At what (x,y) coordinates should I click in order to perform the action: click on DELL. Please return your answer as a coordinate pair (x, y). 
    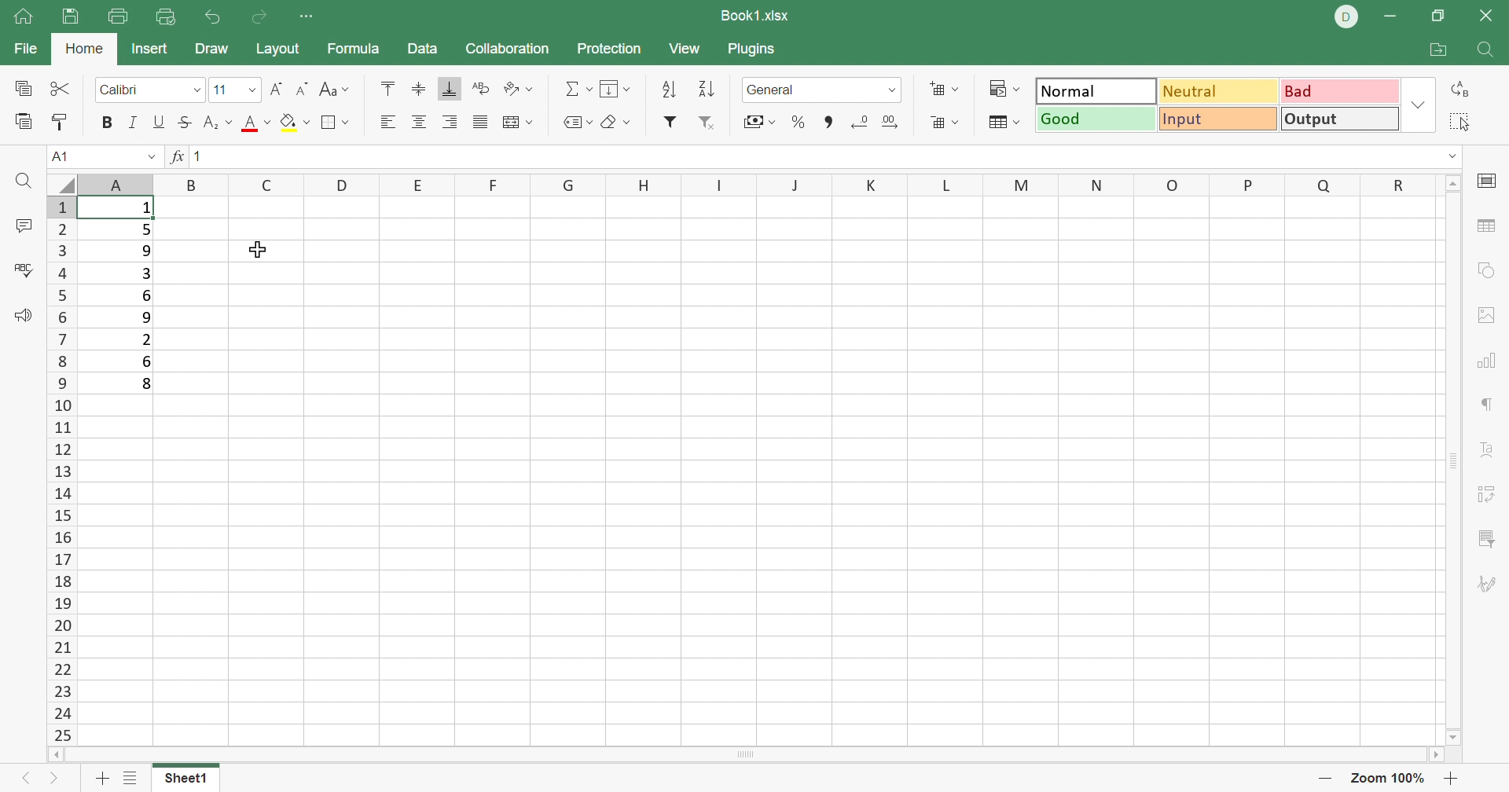
    Looking at the image, I should click on (1347, 20).